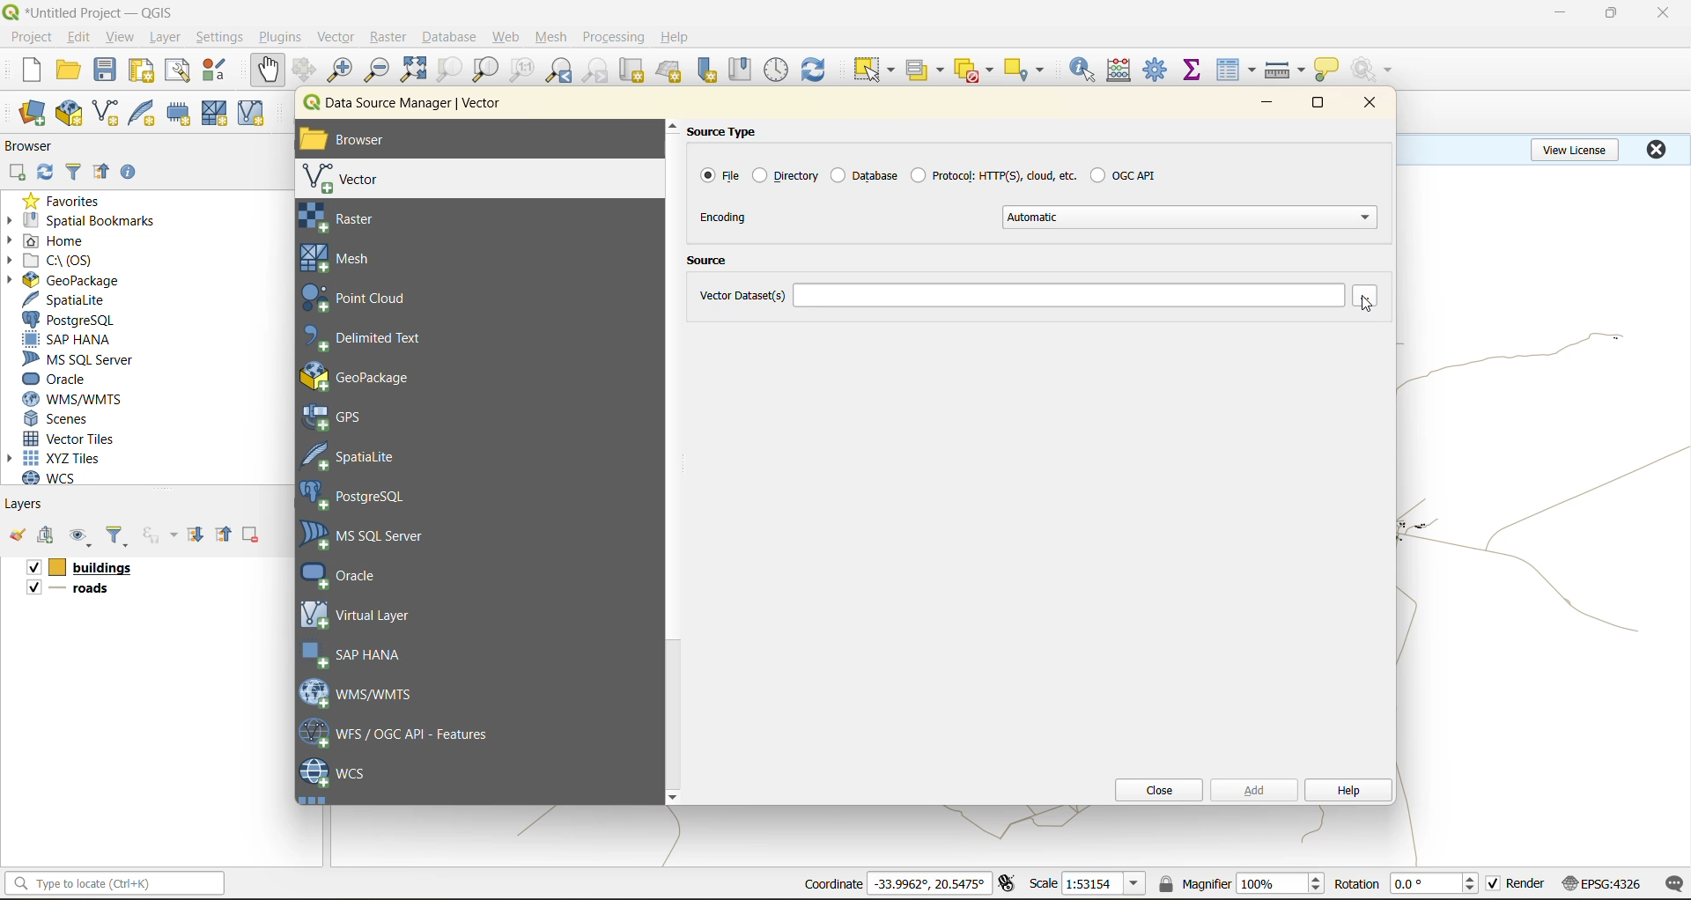 The image size is (1691, 900). What do you see at coordinates (713, 262) in the screenshot?
I see `source` at bounding box center [713, 262].